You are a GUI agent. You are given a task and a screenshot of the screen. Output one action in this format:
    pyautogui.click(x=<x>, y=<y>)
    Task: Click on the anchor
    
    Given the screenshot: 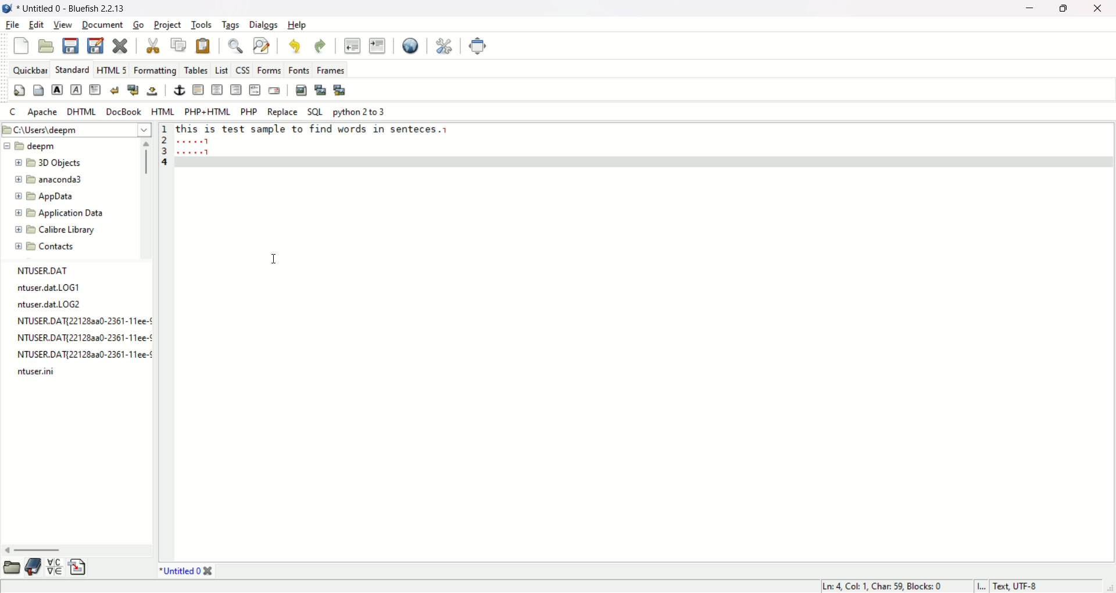 What is the action you would take?
    pyautogui.click(x=180, y=91)
    